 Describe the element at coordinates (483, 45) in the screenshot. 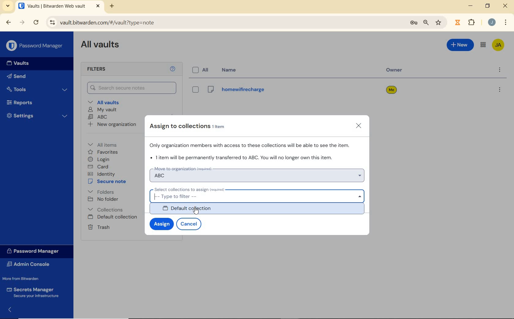

I see `toggle between admin console and password manager` at that location.